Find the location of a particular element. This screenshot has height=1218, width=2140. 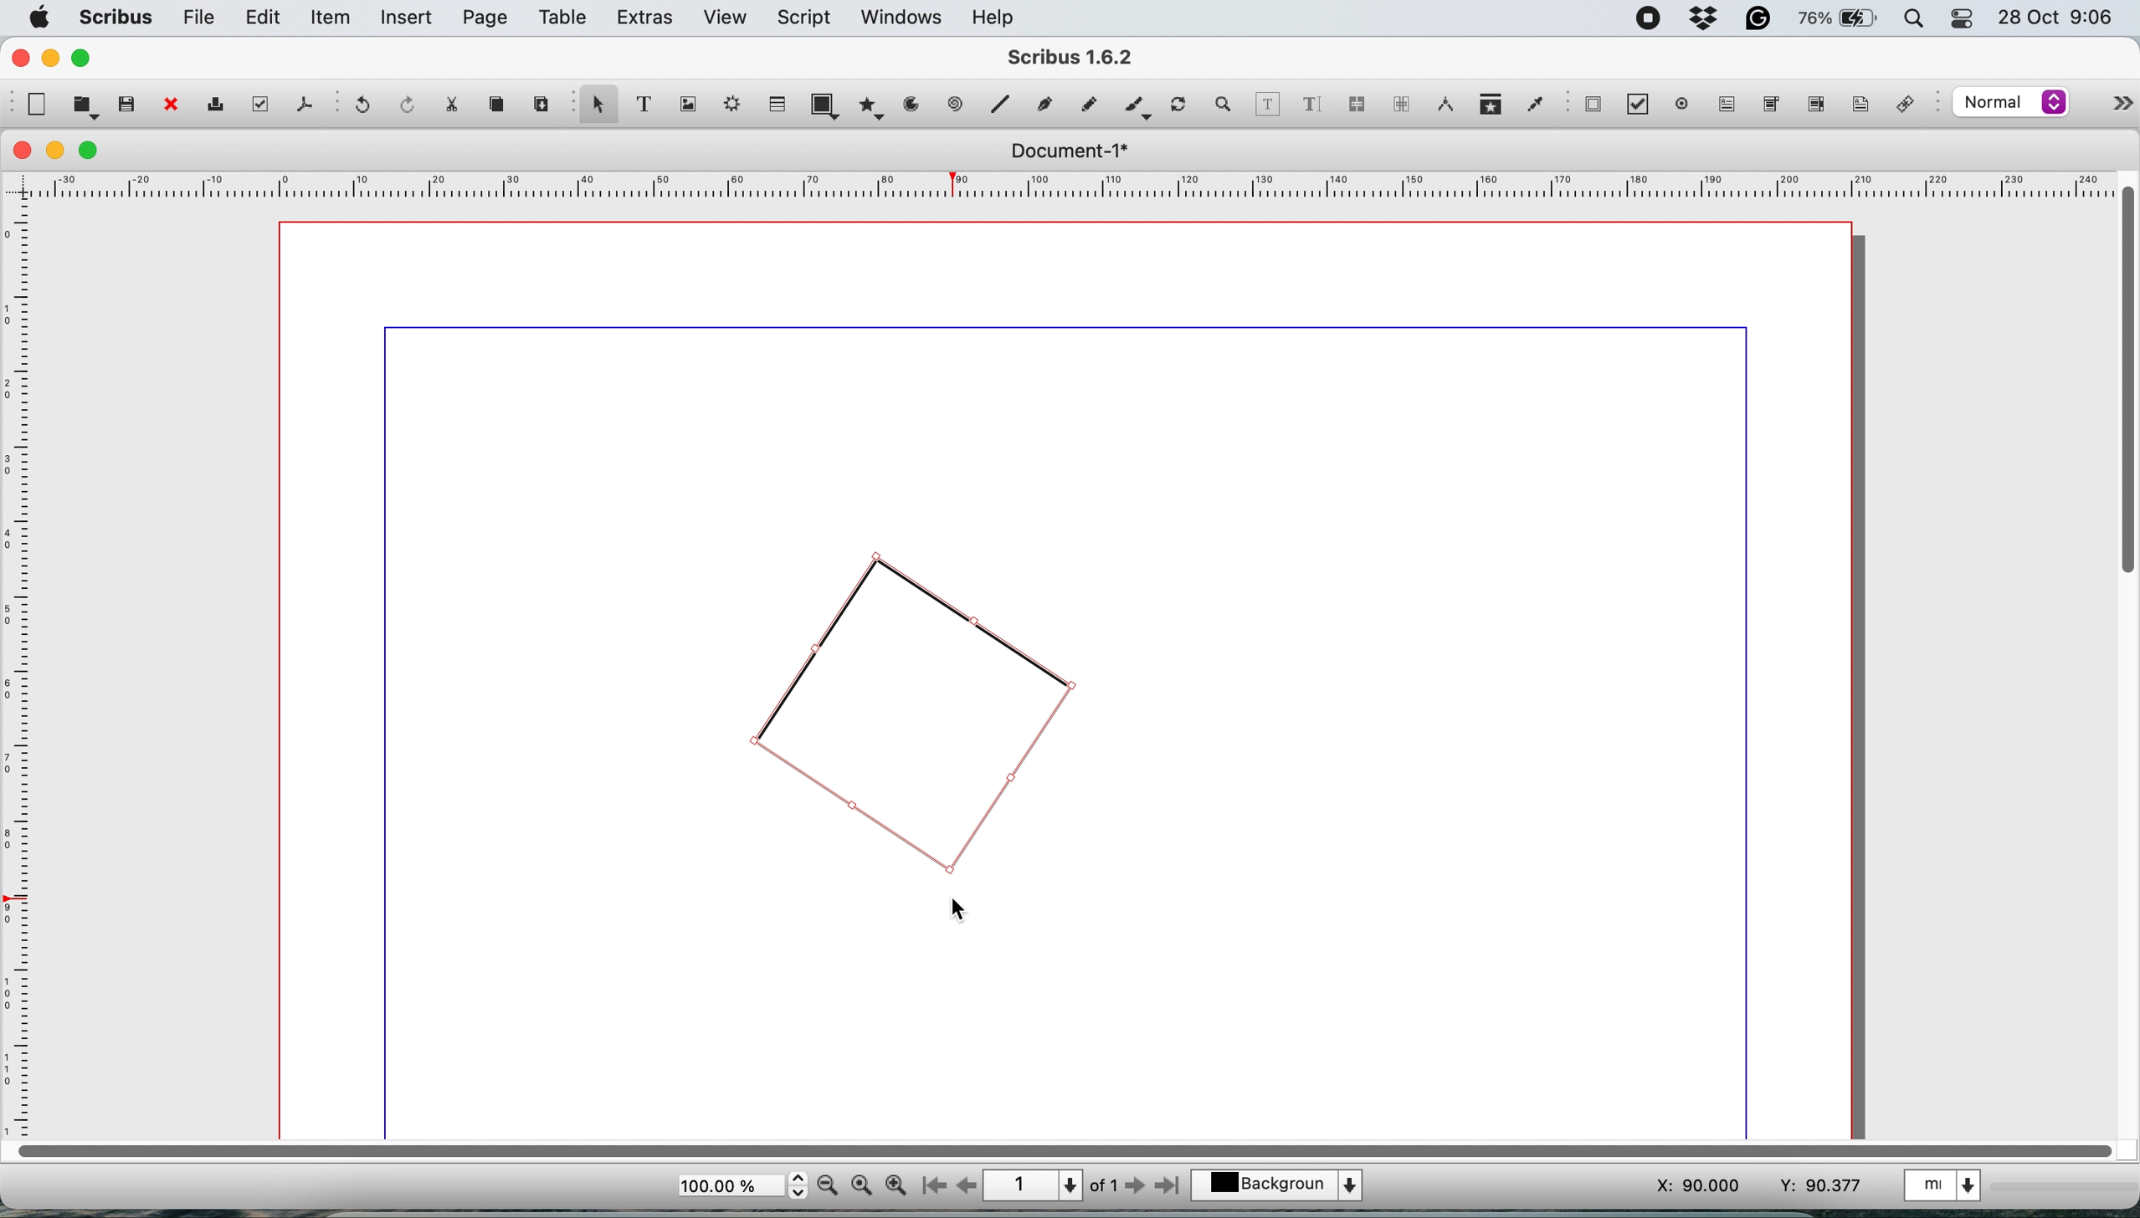

close is located at coordinates (171, 105).